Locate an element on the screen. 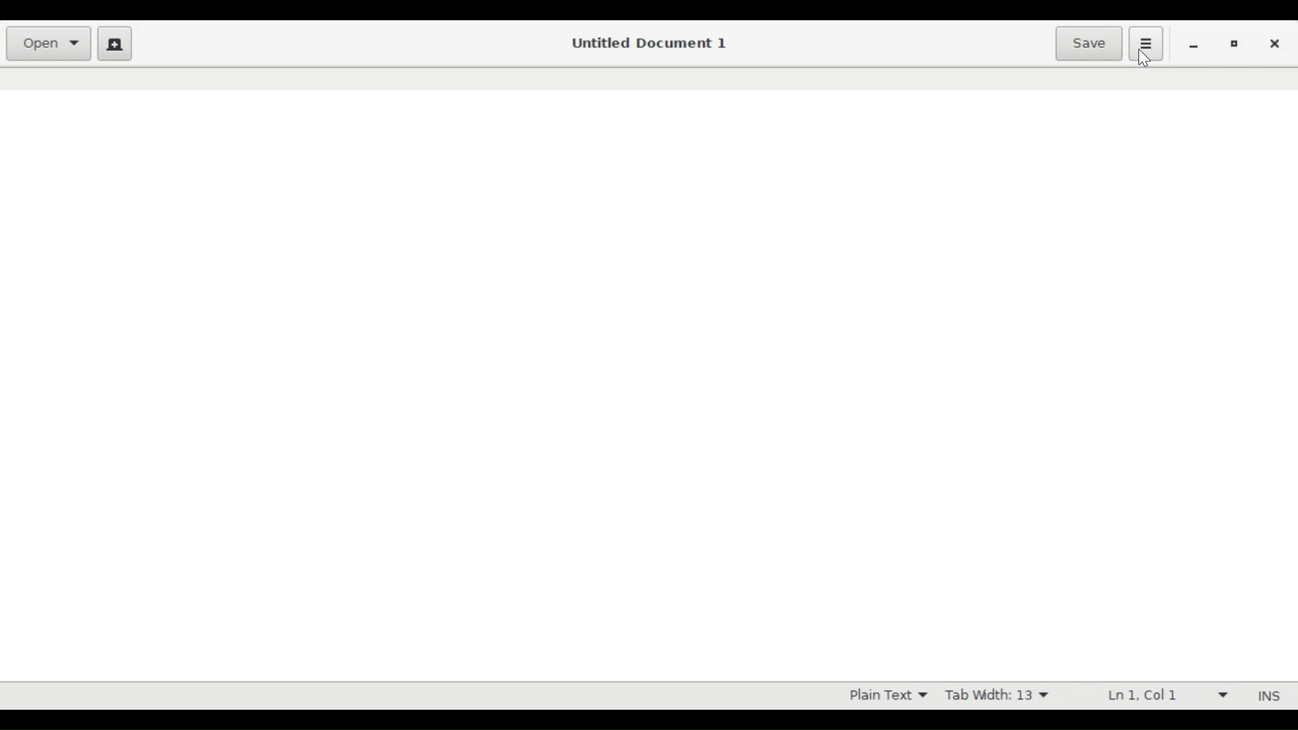 The height and width of the screenshot is (730, 1298). INS is located at coordinates (1266, 696).